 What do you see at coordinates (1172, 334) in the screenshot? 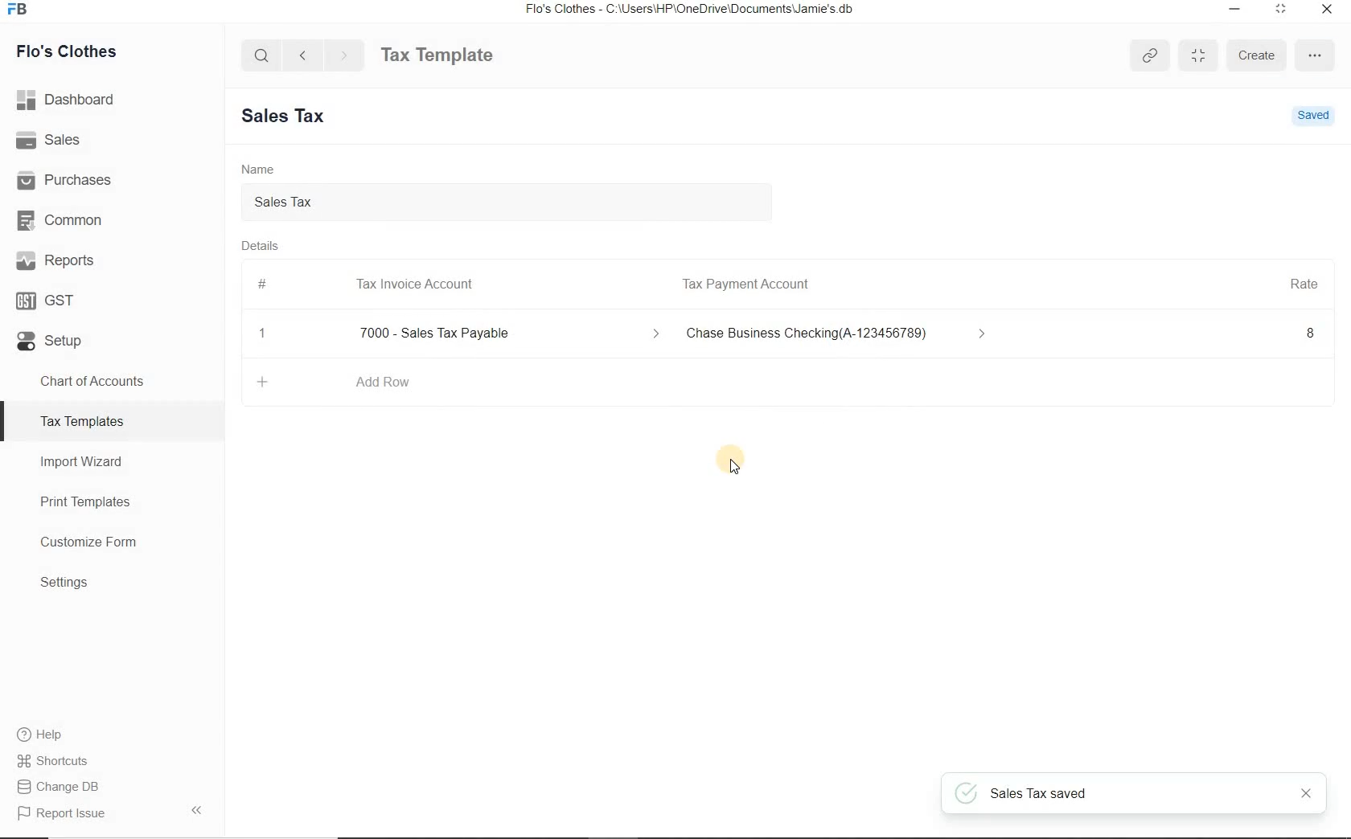
I see `08` at bounding box center [1172, 334].